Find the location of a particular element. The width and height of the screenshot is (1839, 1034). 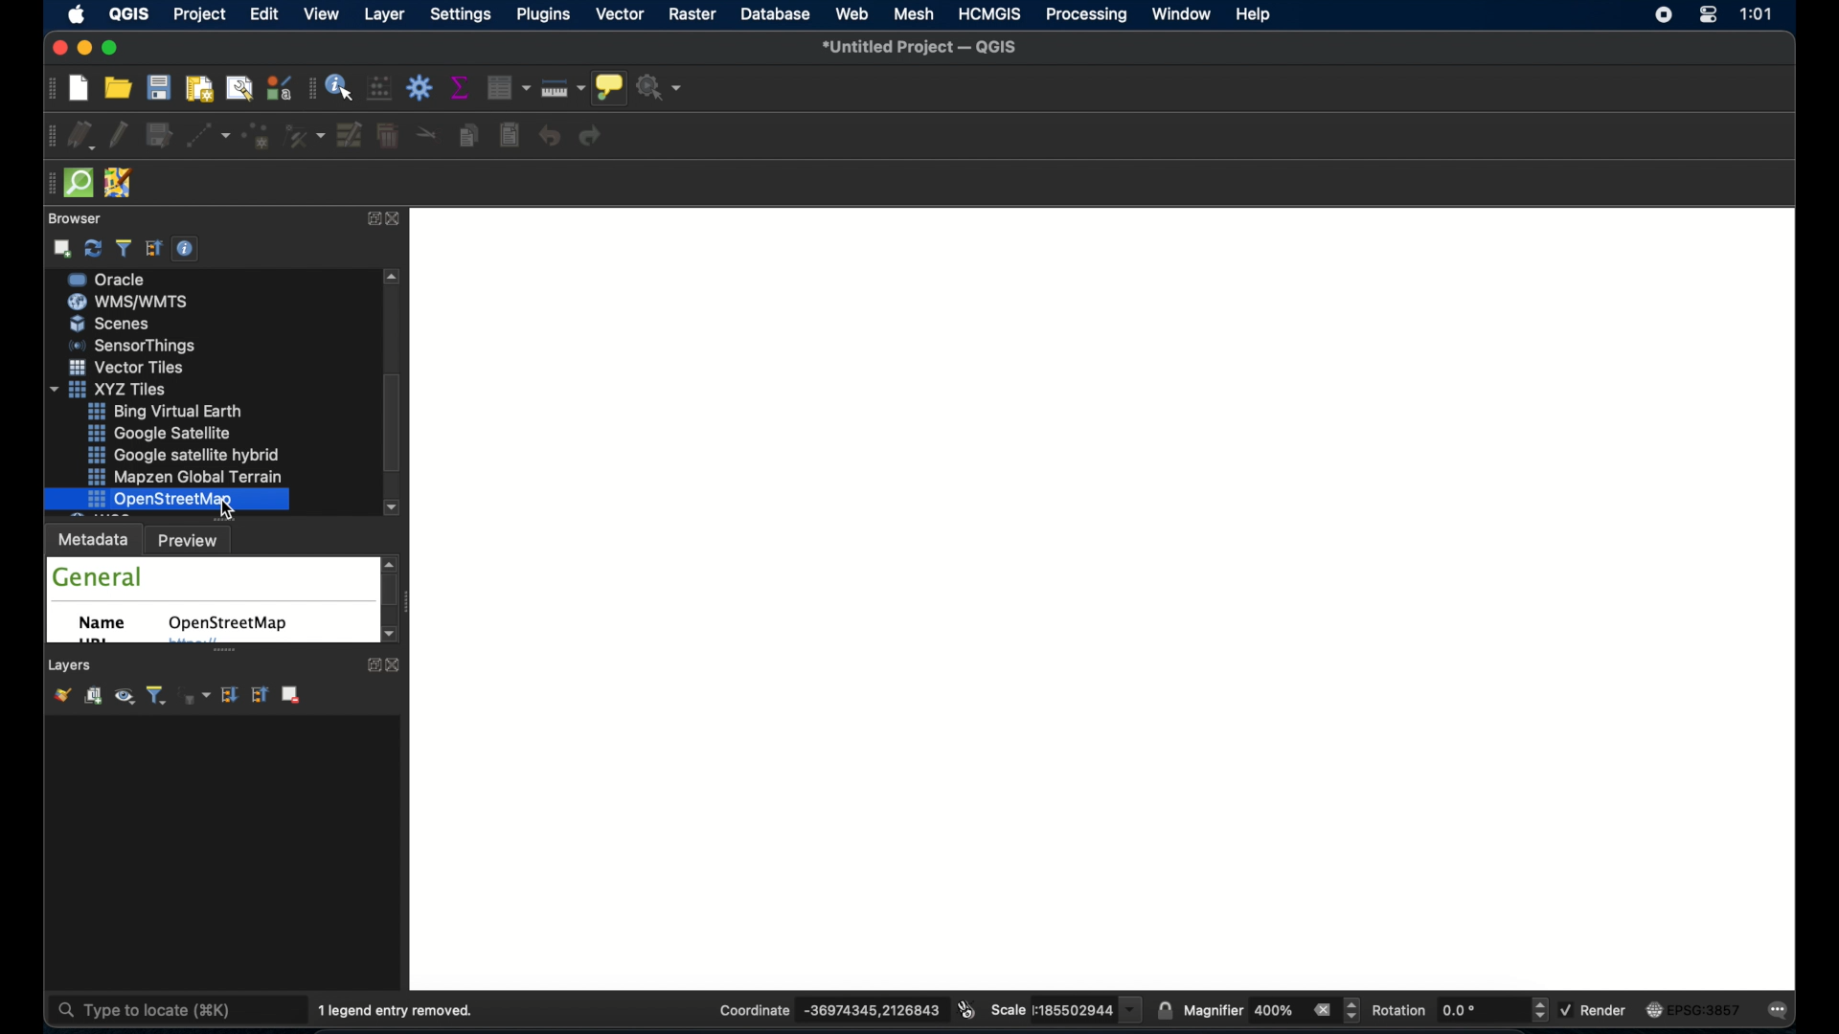

HCMGIS is located at coordinates (988, 14).